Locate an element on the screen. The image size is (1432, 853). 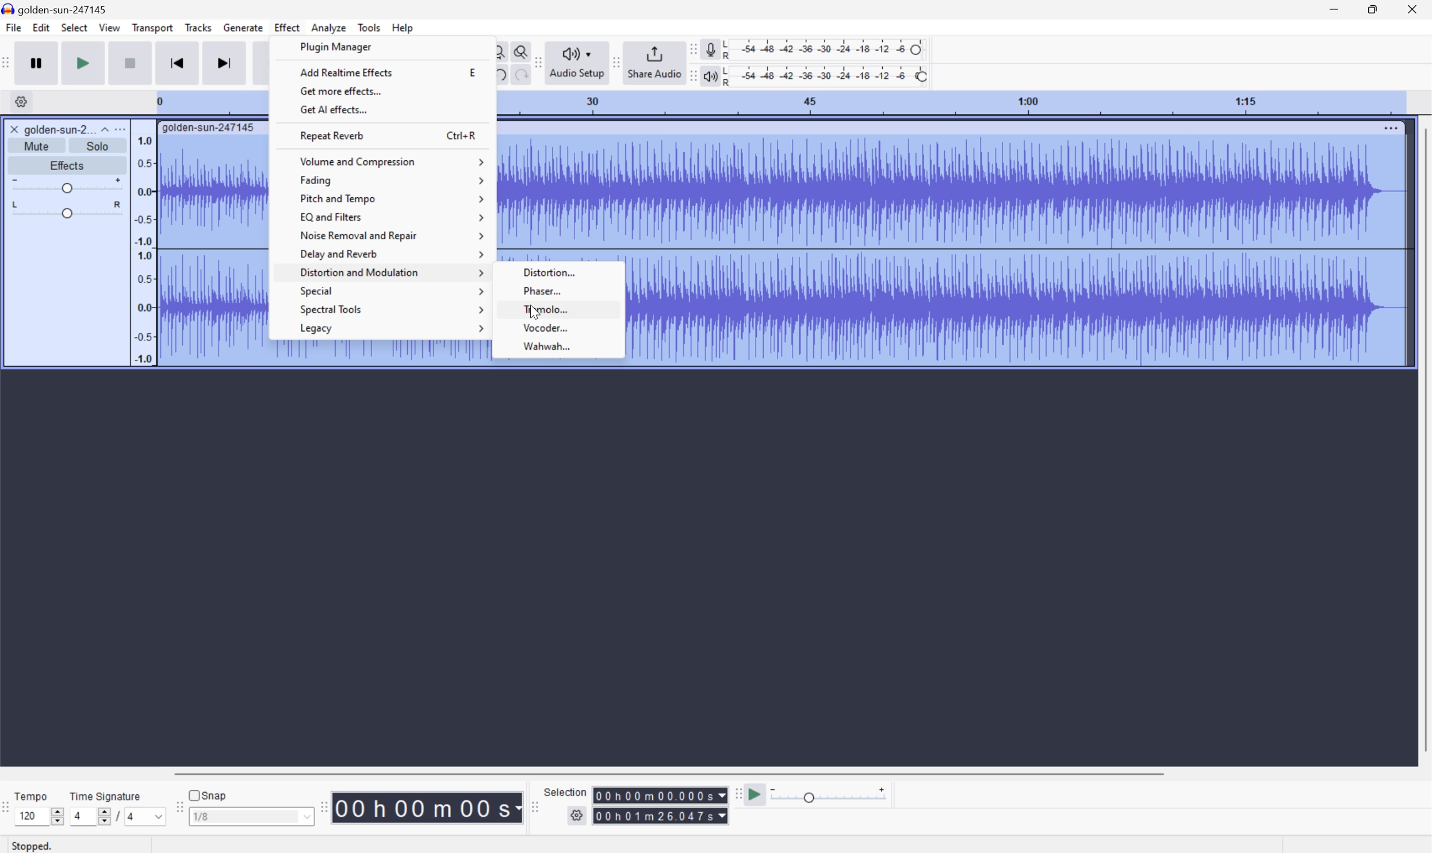
Frequencies is located at coordinates (143, 249).